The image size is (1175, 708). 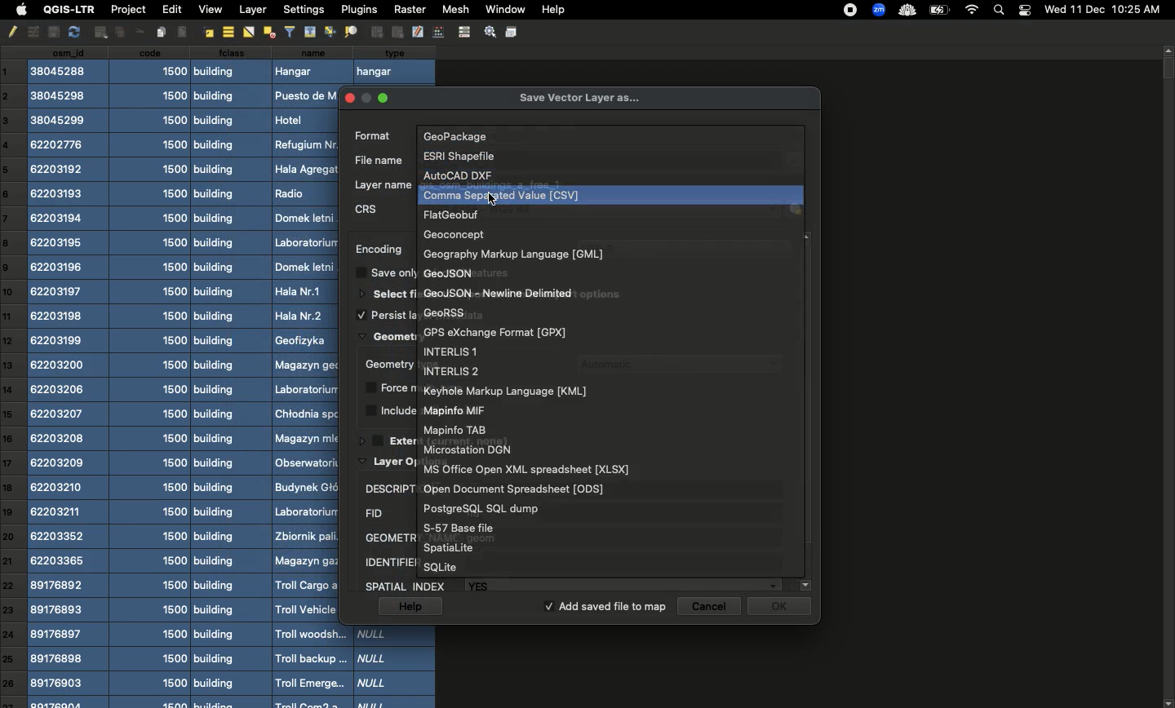 What do you see at coordinates (73, 32) in the screenshot?
I see `redo` at bounding box center [73, 32].